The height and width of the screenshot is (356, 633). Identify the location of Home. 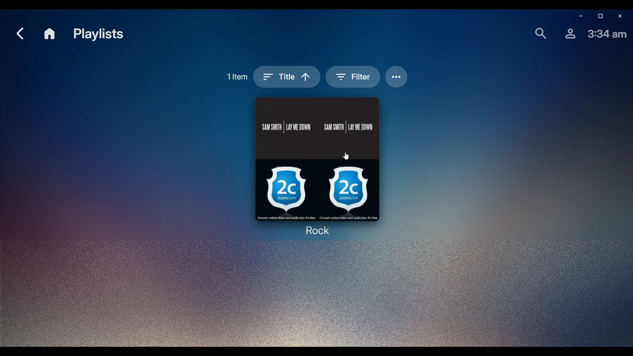
(49, 35).